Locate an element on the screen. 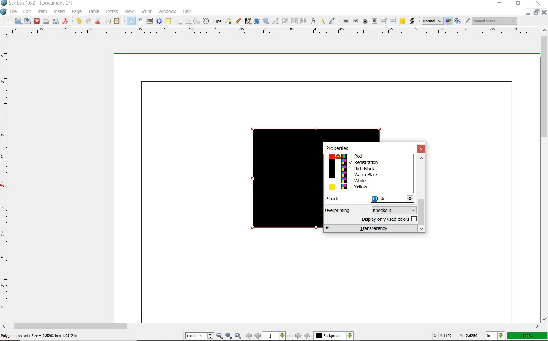  open is located at coordinates (18, 22).